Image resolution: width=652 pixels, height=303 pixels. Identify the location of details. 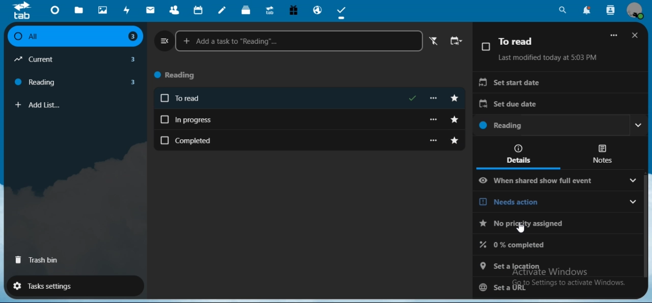
(520, 153).